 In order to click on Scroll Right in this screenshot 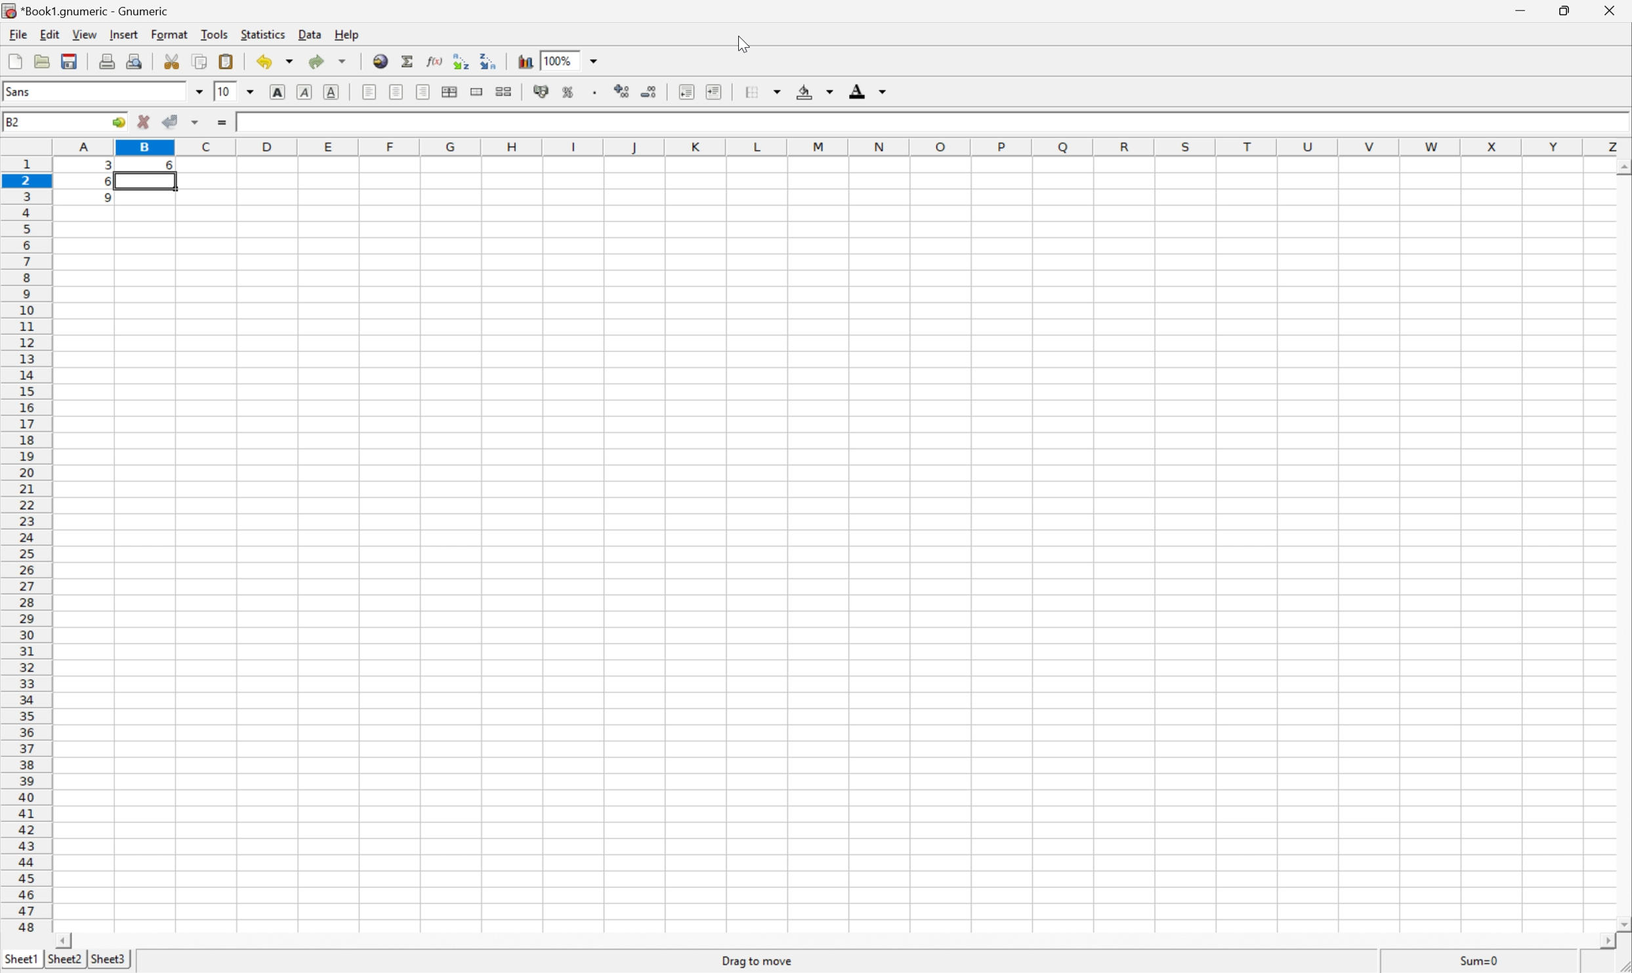, I will do `click(1602, 942)`.